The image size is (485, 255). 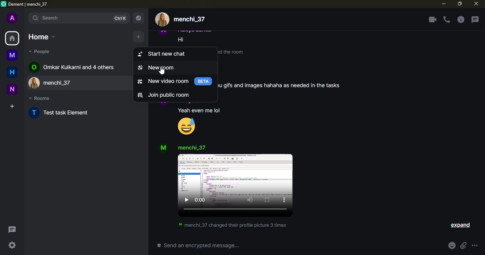 I want to click on Insert emoji, so click(x=452, y=245).